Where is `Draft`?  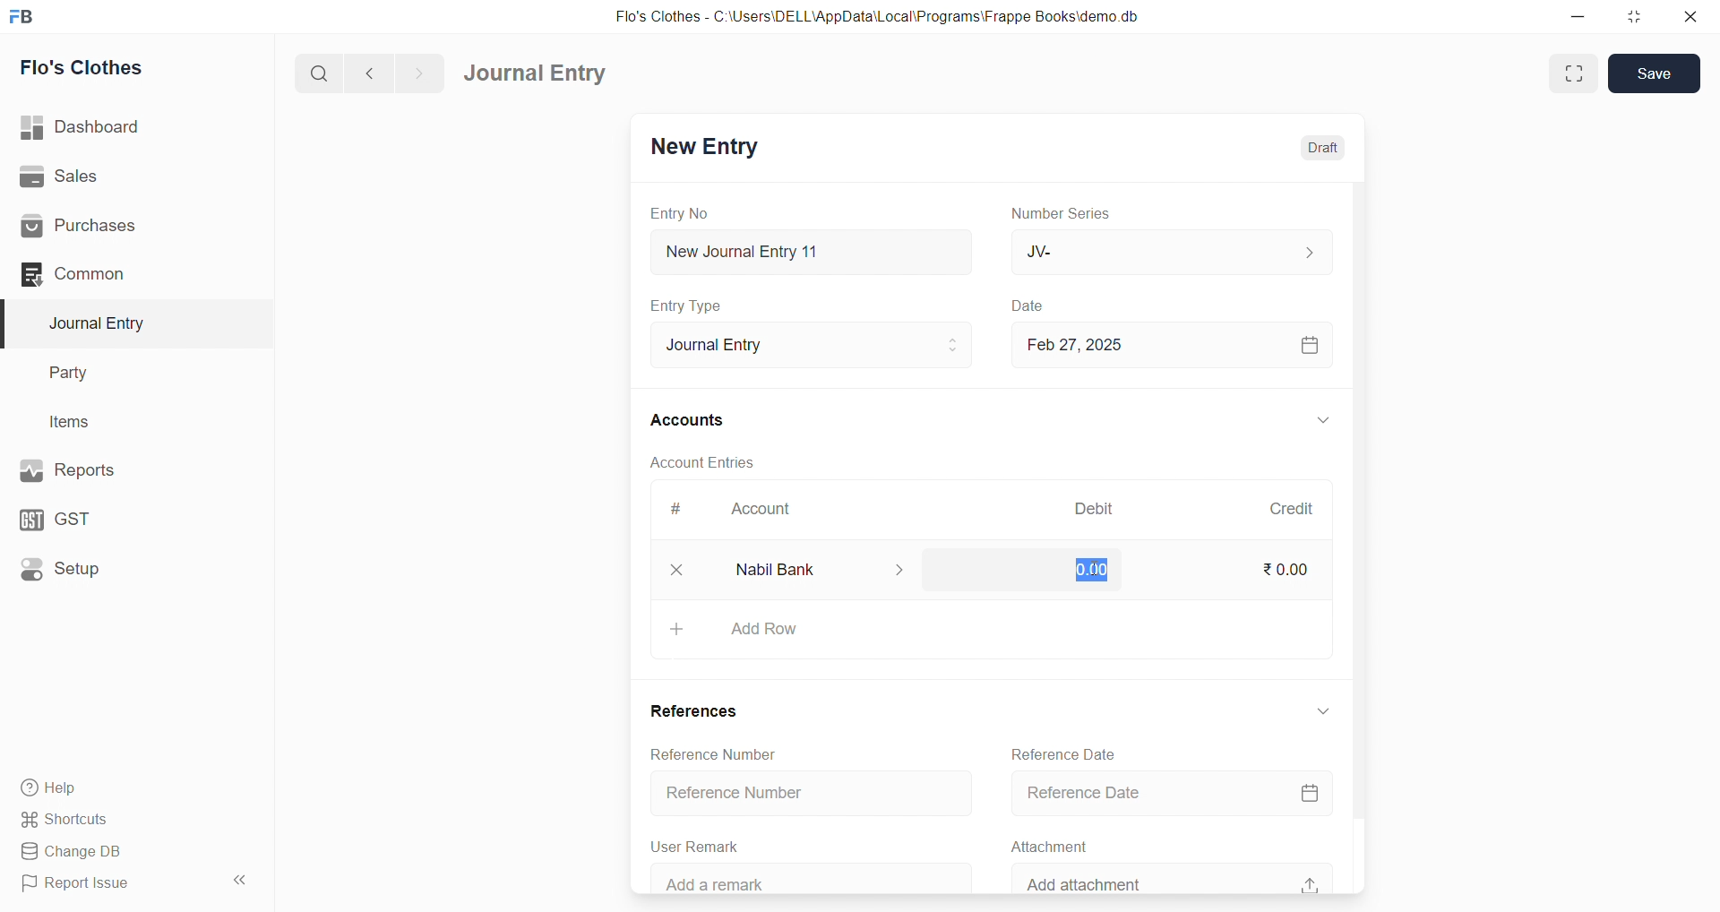
Draft is located at coordinates (1324, 147).